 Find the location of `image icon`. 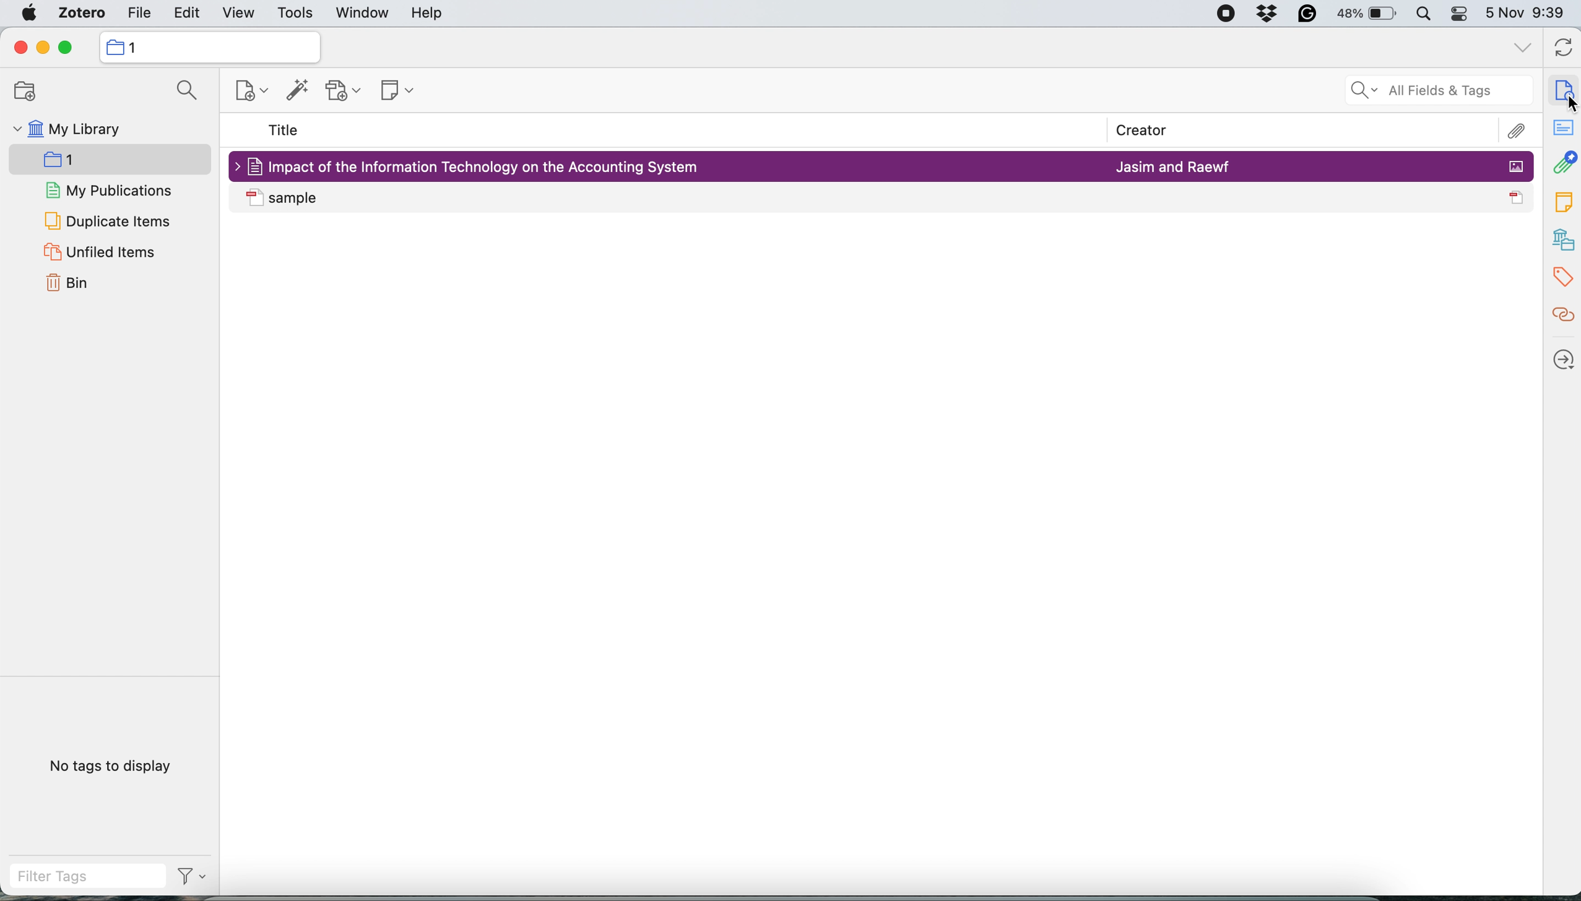

image icon is located at coordinates (1516, 166).